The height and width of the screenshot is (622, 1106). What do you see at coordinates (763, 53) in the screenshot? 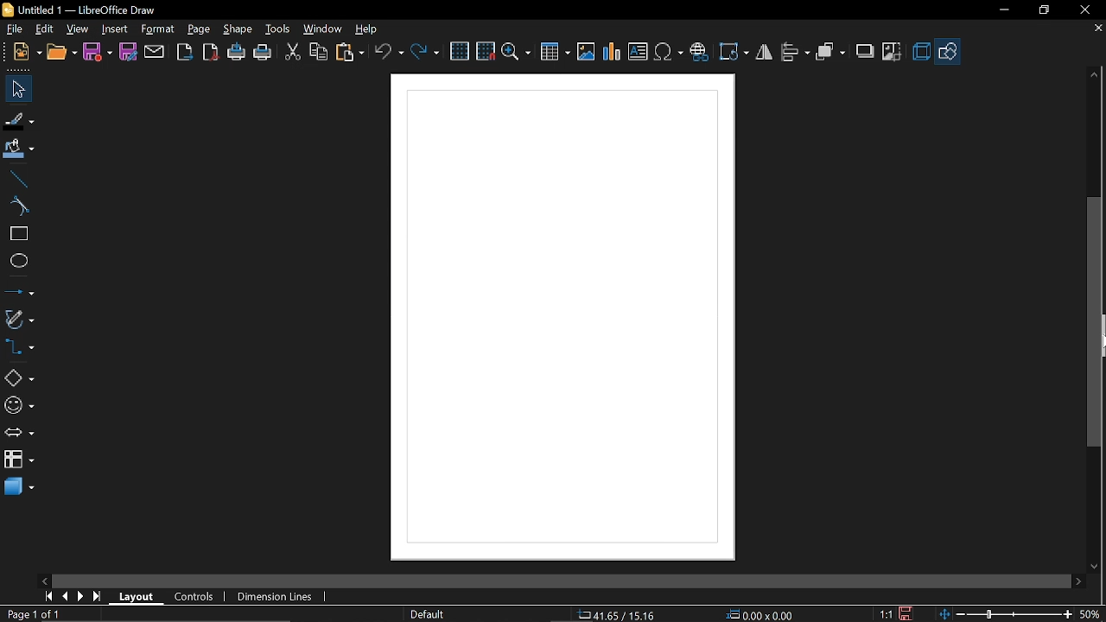
I see `Flip` at bounding box center [763, 53].